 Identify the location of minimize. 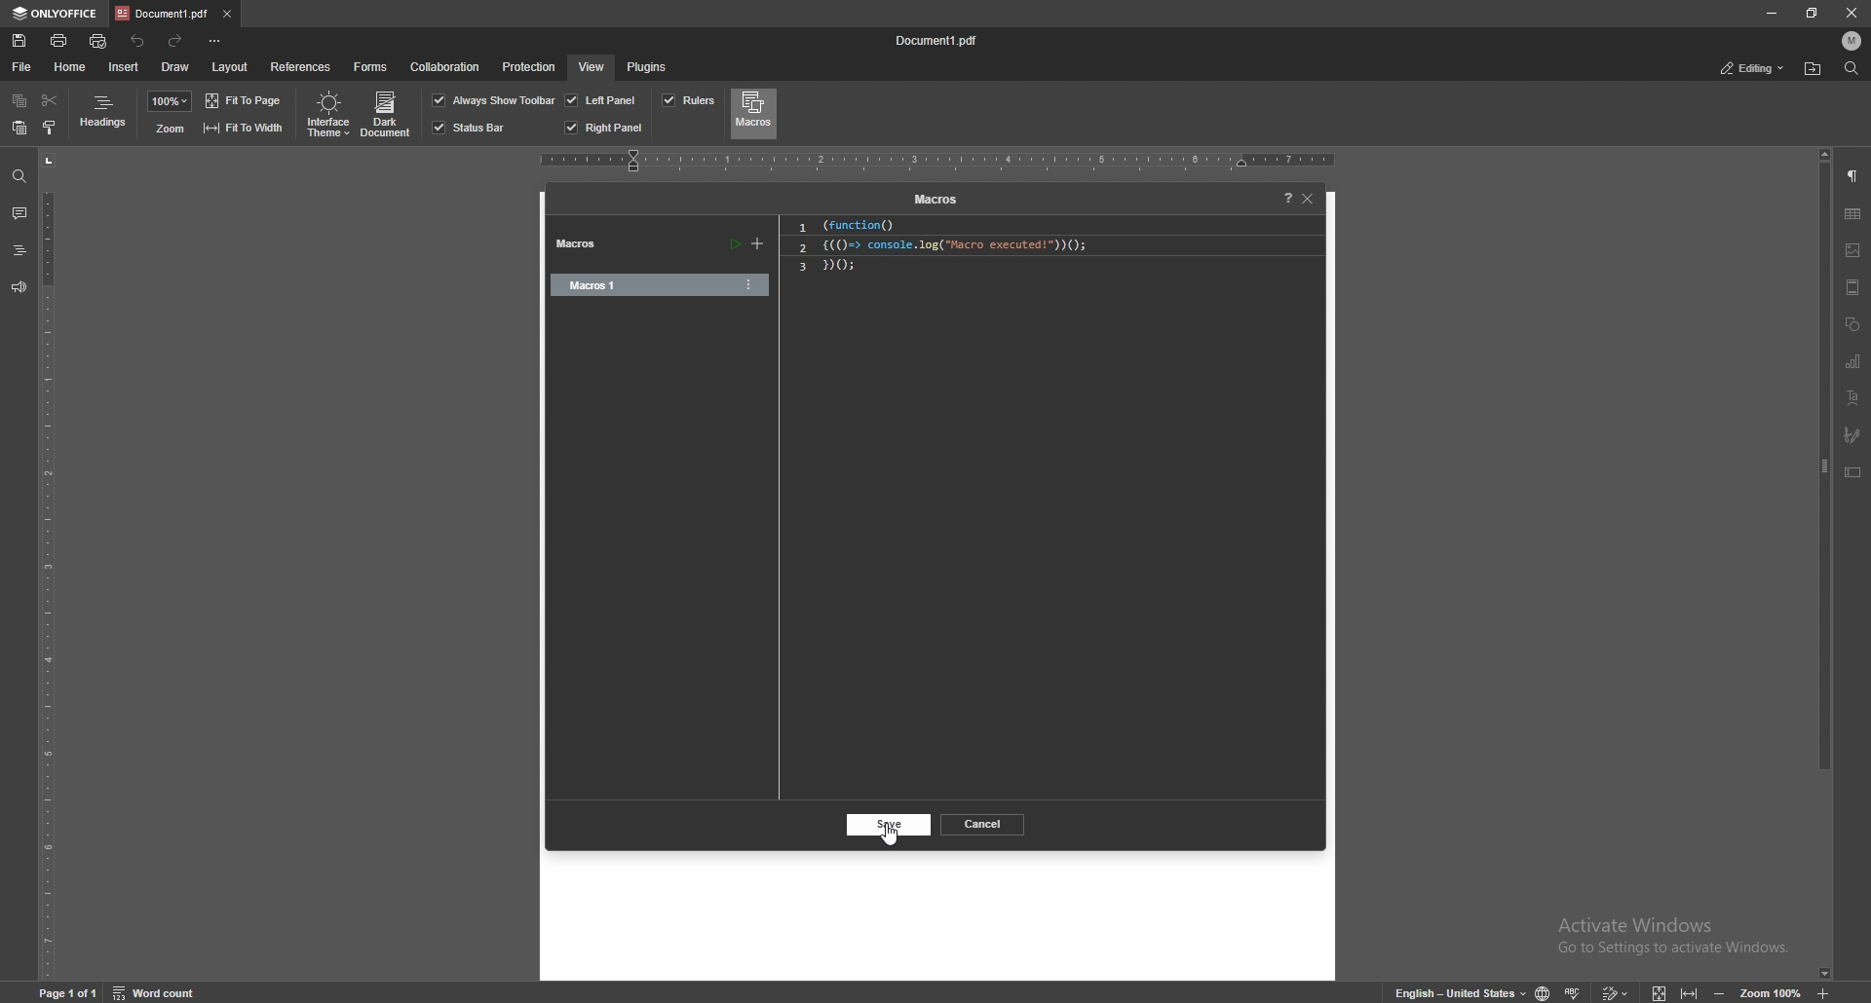
(1773, 14).